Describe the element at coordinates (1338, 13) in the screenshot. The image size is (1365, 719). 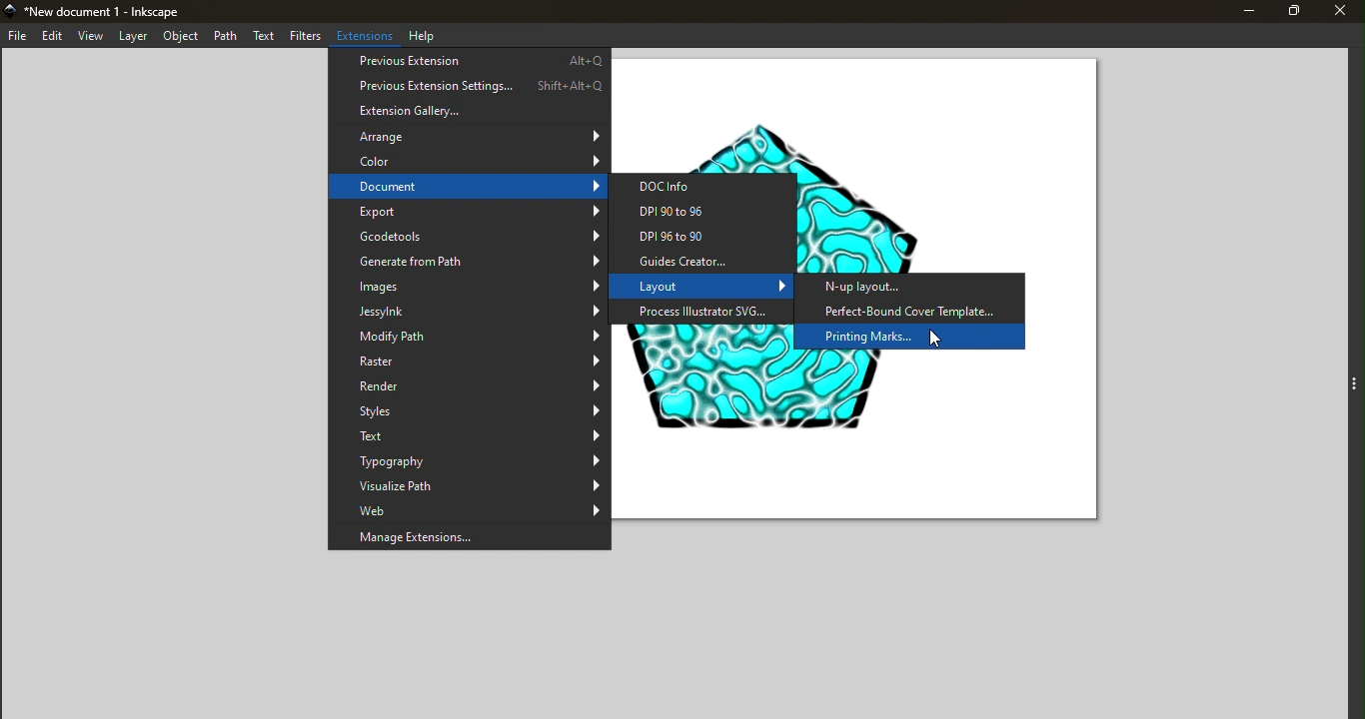
I see `Close` at that location.